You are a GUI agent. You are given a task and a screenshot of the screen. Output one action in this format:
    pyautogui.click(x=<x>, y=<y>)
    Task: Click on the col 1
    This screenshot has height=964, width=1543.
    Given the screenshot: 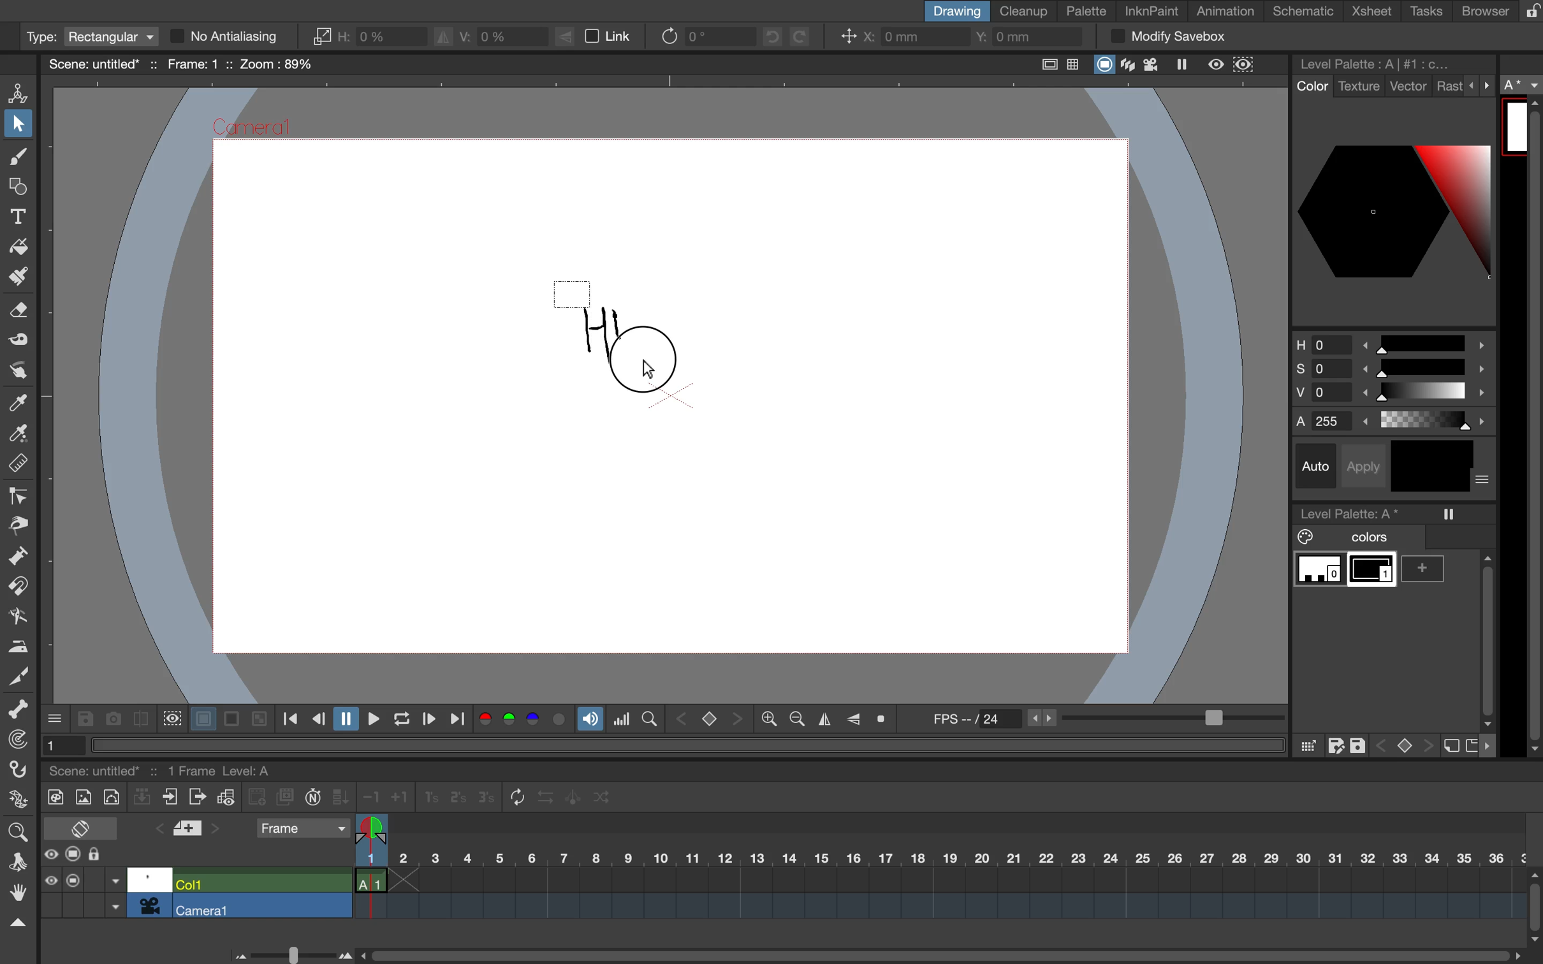 What is the action you would take?
    pyautogui.click(x=260, y=882)
    